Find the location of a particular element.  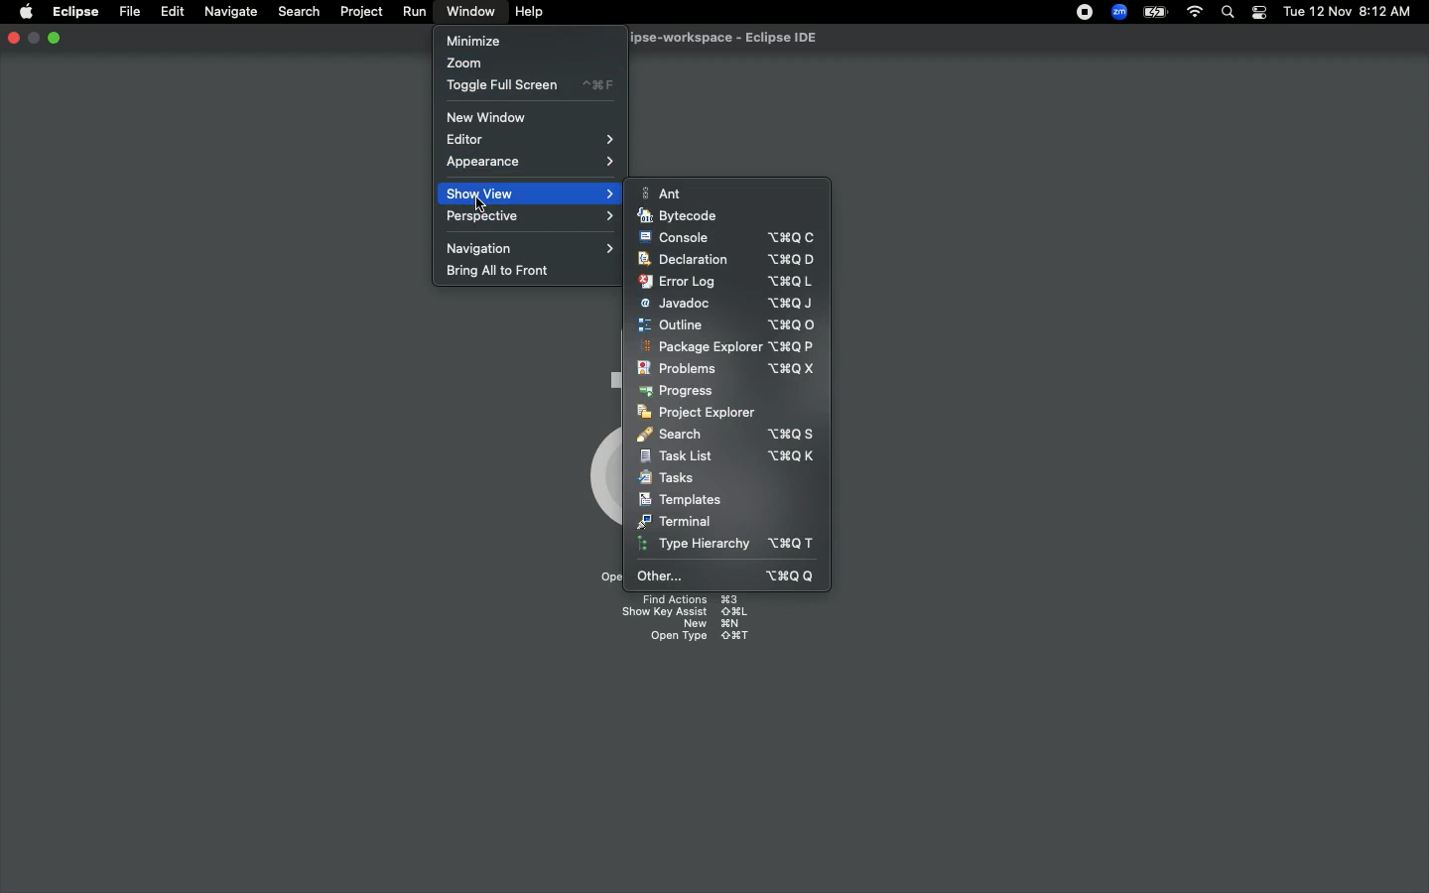

Templates is located at coordinates (682, 500).